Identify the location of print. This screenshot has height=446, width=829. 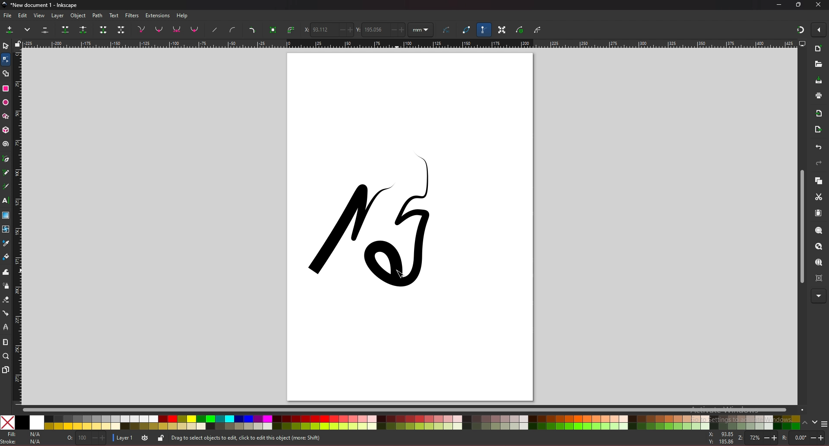
(819, 96).